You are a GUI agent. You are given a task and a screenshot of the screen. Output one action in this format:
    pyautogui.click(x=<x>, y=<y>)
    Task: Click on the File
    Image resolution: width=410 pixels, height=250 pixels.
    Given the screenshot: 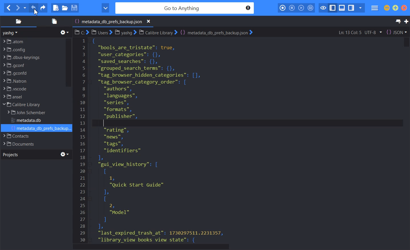 What is the action you would take?
    pyautogui.click(x=32, y=73)
    